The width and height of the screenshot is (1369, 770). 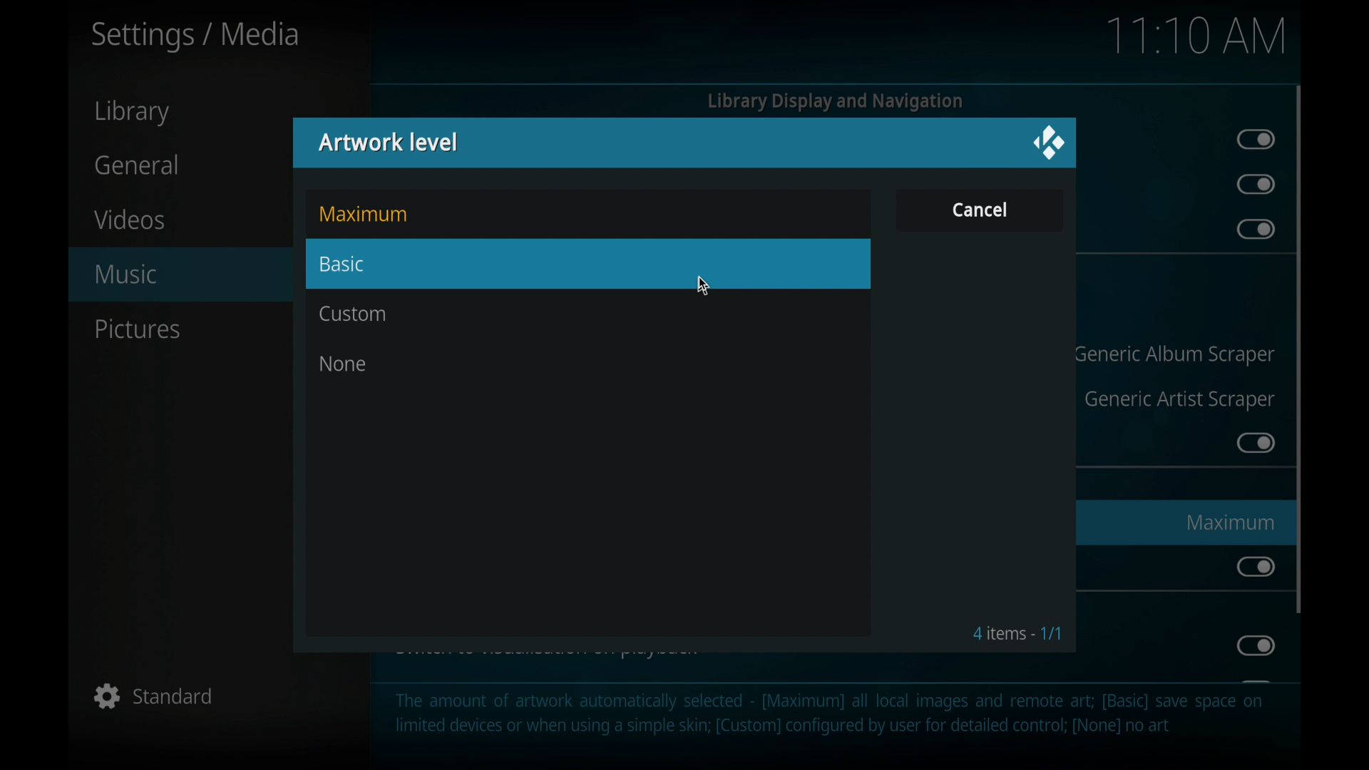 What do you see at coordinates (1255, 442) in the screenshot?
I see `toggle button` at bounding box center [1255, 442].